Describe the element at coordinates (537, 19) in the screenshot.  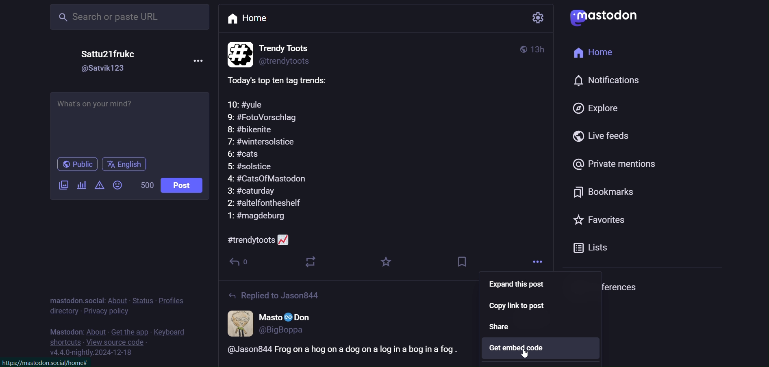
I see `setting` at that location.